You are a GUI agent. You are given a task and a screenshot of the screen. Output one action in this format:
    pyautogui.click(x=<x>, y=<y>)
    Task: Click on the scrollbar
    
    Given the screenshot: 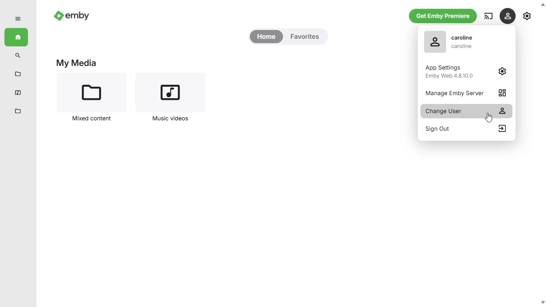 What is the action you would take?
    pyautogui.click(x=542, y=153)
    